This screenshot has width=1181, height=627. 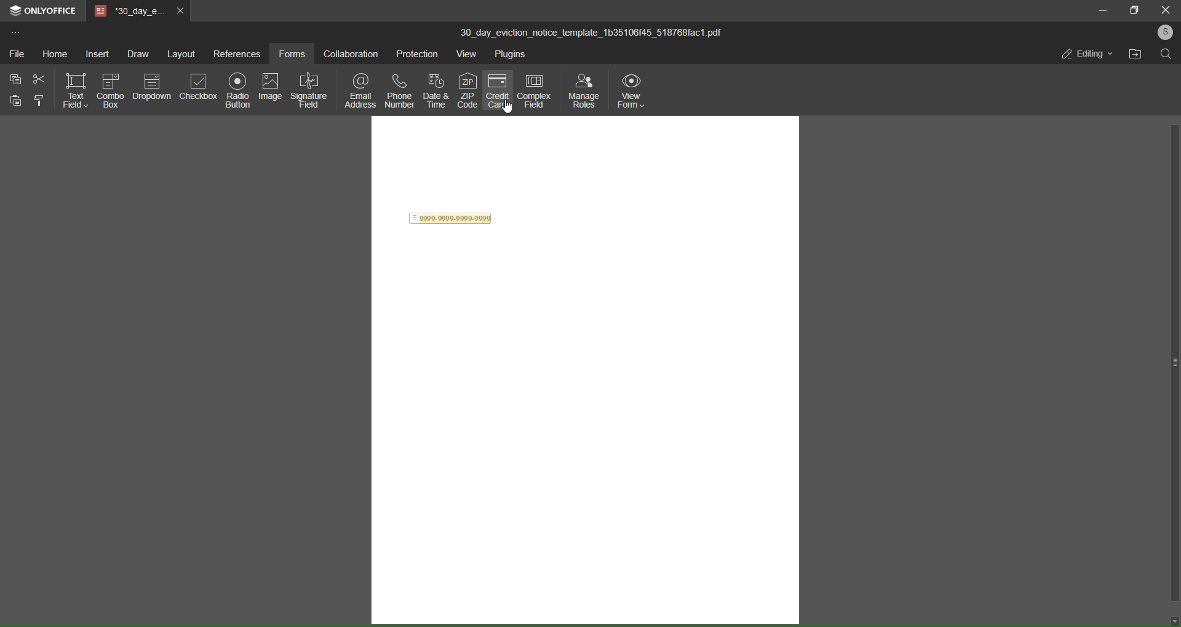 I want to click on editing, so click(x=1084, y=53).